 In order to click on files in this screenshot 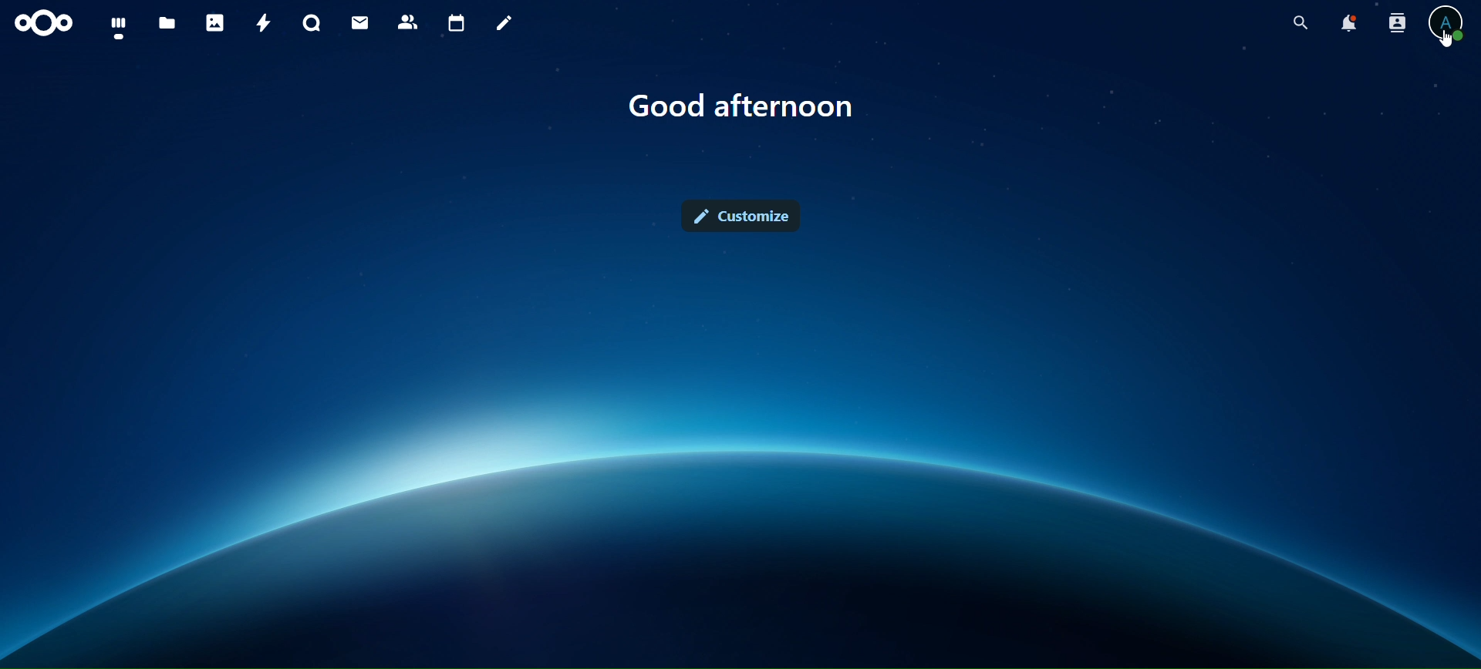, I will do `click(168, 23)`.